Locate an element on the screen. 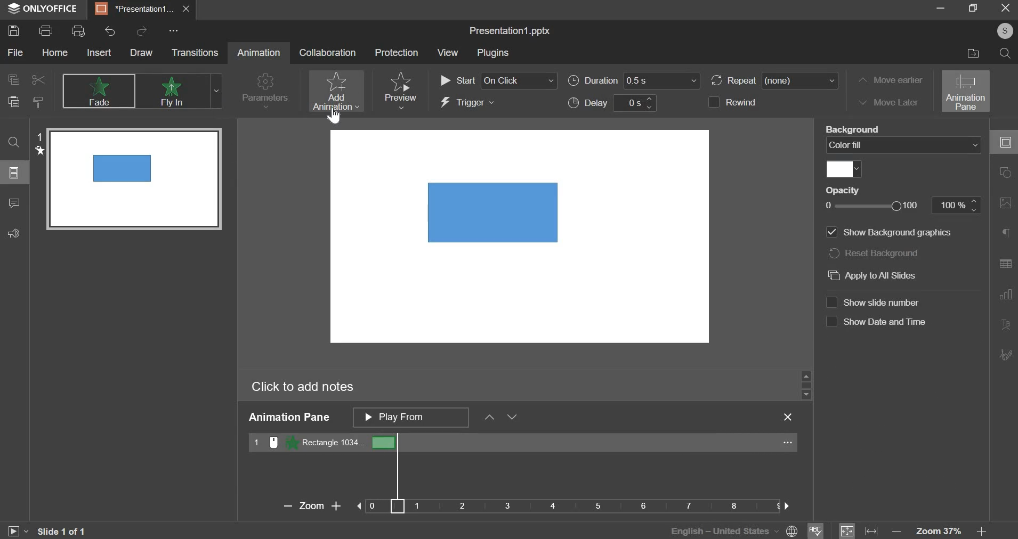 Image resolution: width=1018 pixels, height=539 pixels. Animation is located at coordinates (260, 54).